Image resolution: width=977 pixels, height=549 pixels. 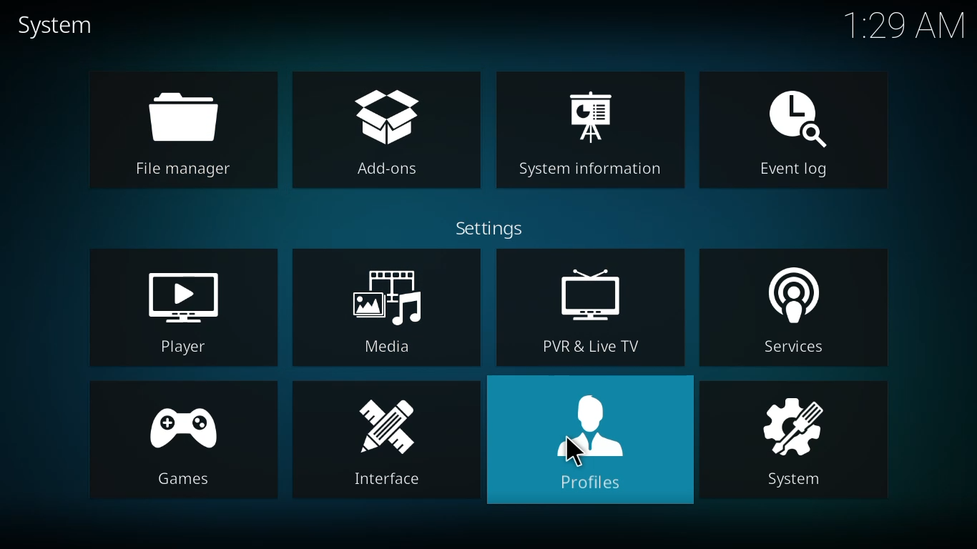 What do you see at coordinates (574, 449) in the screenshot?
I see `cursor` at bounding box center [574, 449].